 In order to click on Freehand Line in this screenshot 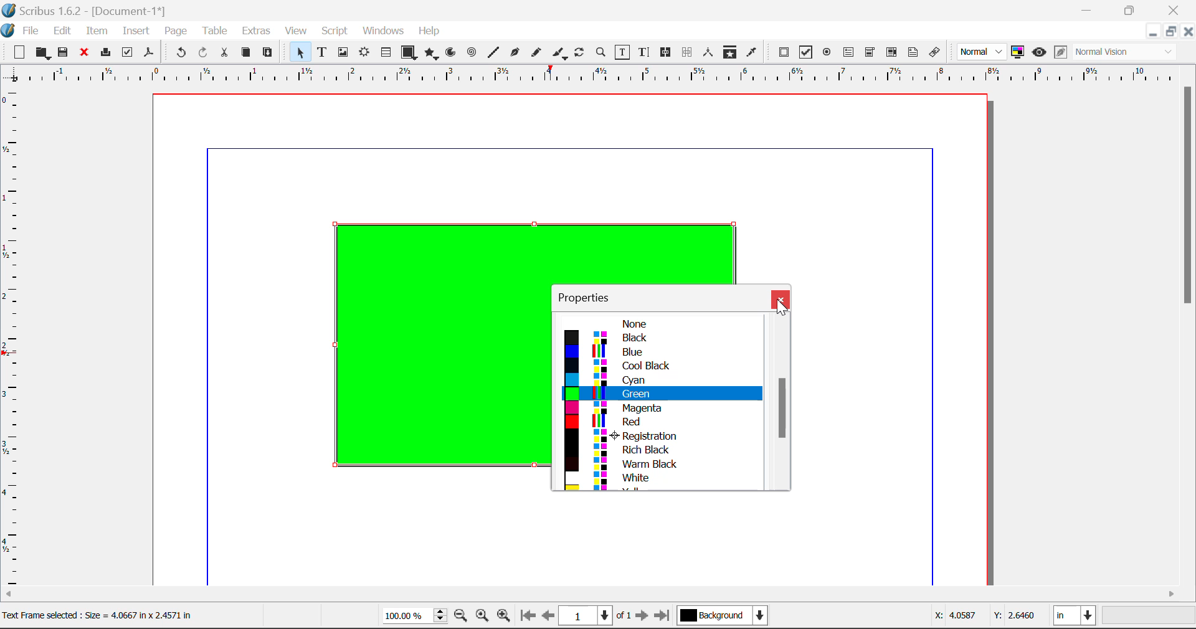, I will do `click(535, 53)`.